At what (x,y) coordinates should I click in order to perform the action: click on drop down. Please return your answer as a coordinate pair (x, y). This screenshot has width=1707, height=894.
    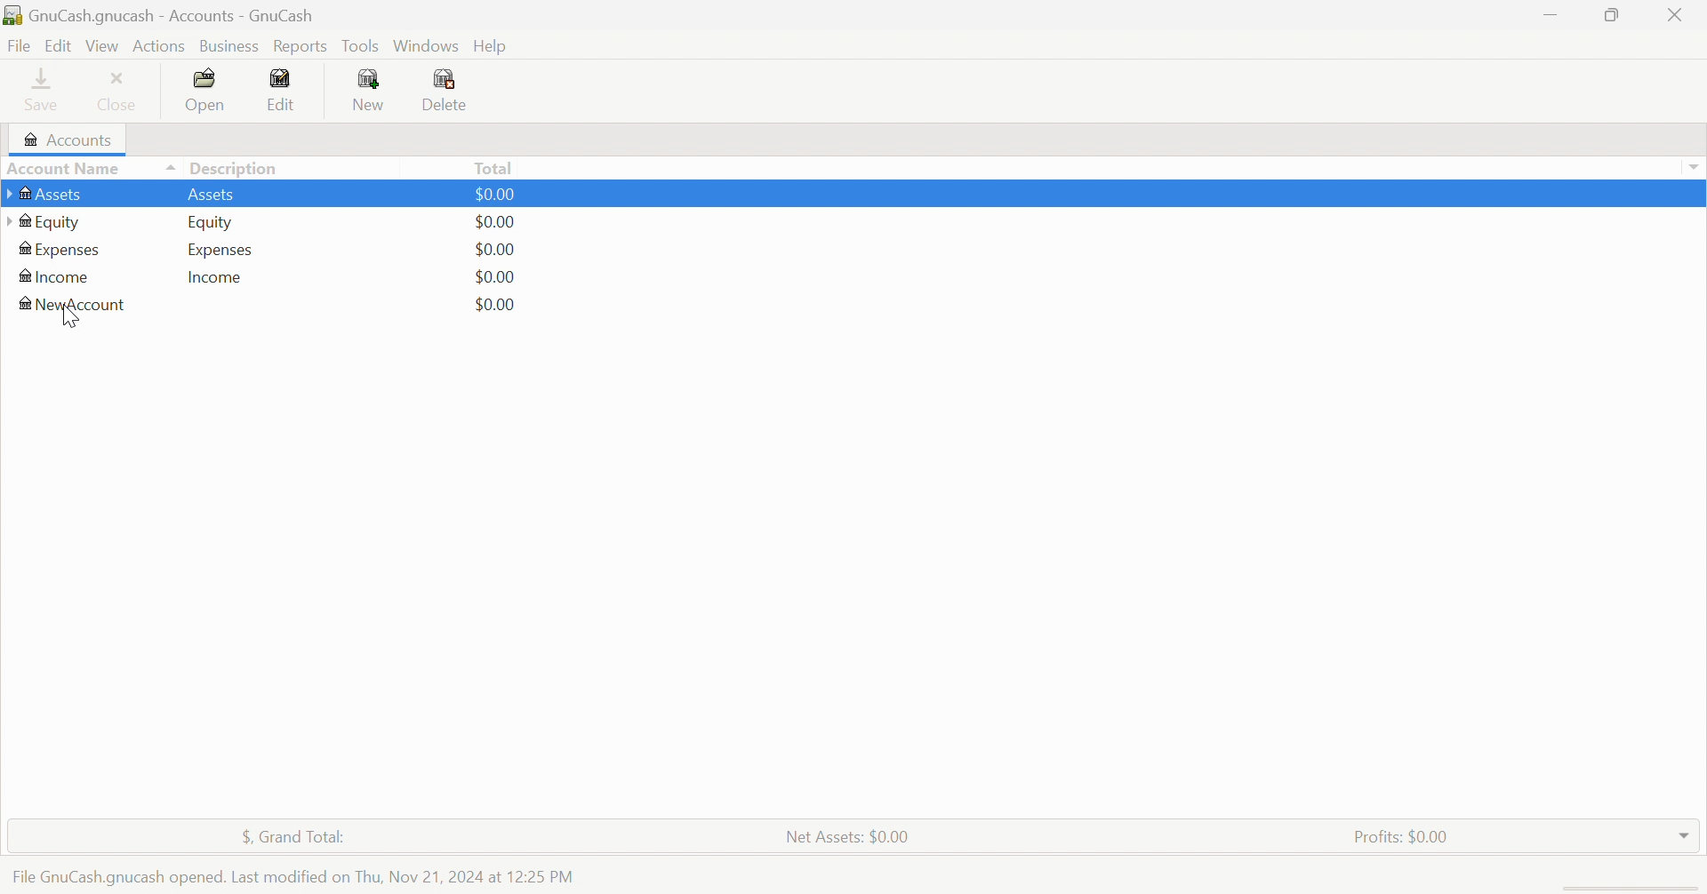
    Looking at the image, I should click on (1696, 164).